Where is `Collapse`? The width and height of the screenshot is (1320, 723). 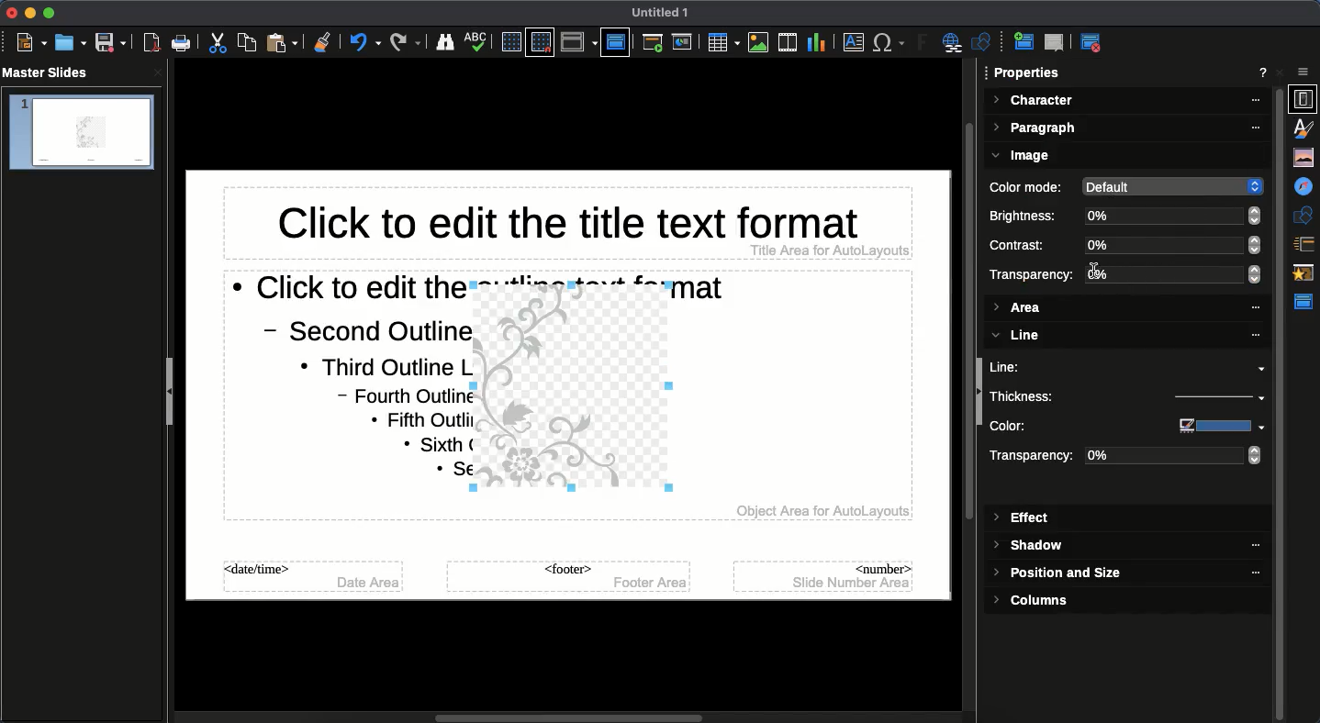 Collapse is located at coordinates (173, 394).